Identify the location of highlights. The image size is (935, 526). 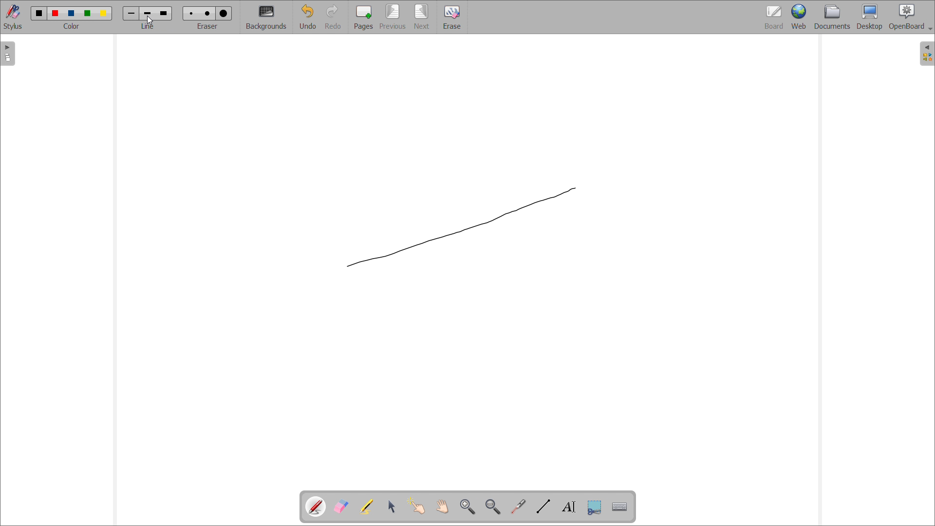
(367, 507).